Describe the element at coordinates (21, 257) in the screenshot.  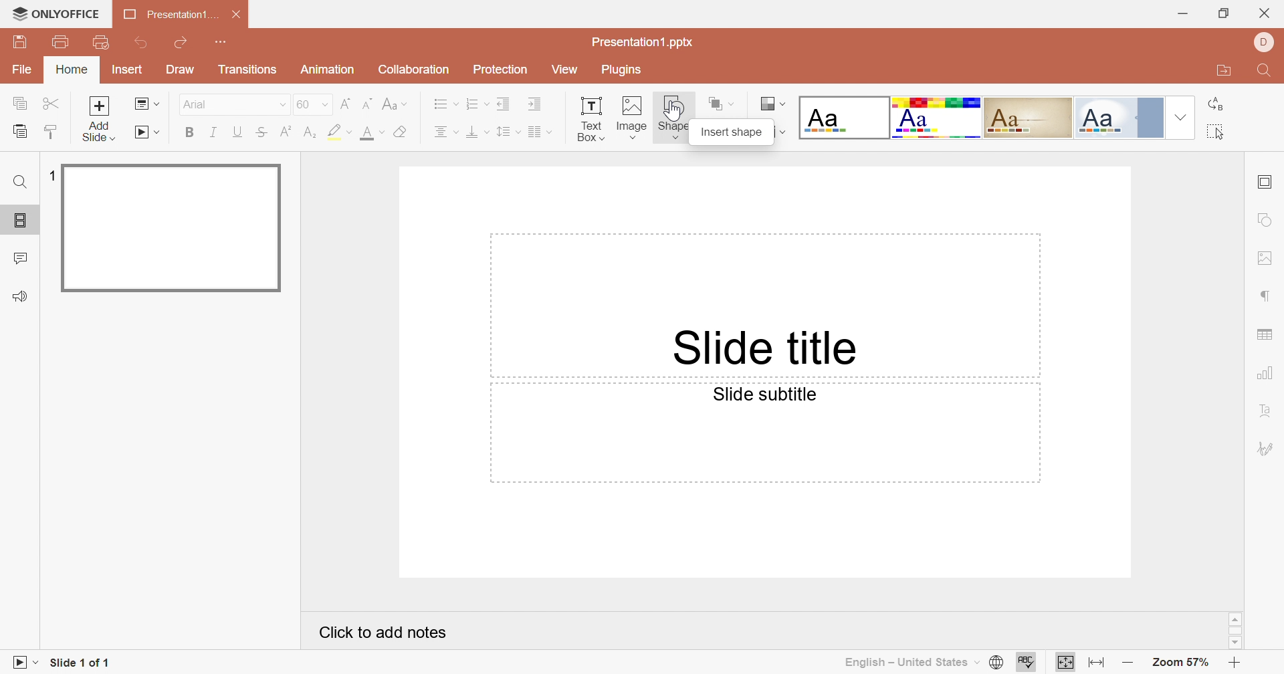
I see `Comments` at that location.